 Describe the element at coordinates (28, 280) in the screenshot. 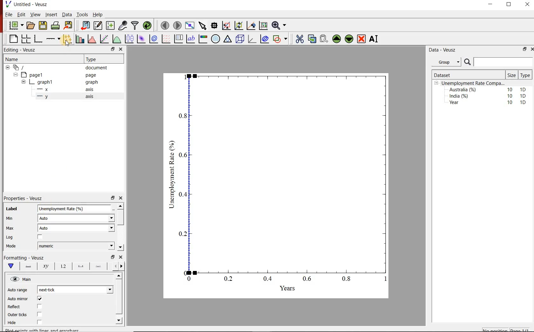

I see `Main` at that location.